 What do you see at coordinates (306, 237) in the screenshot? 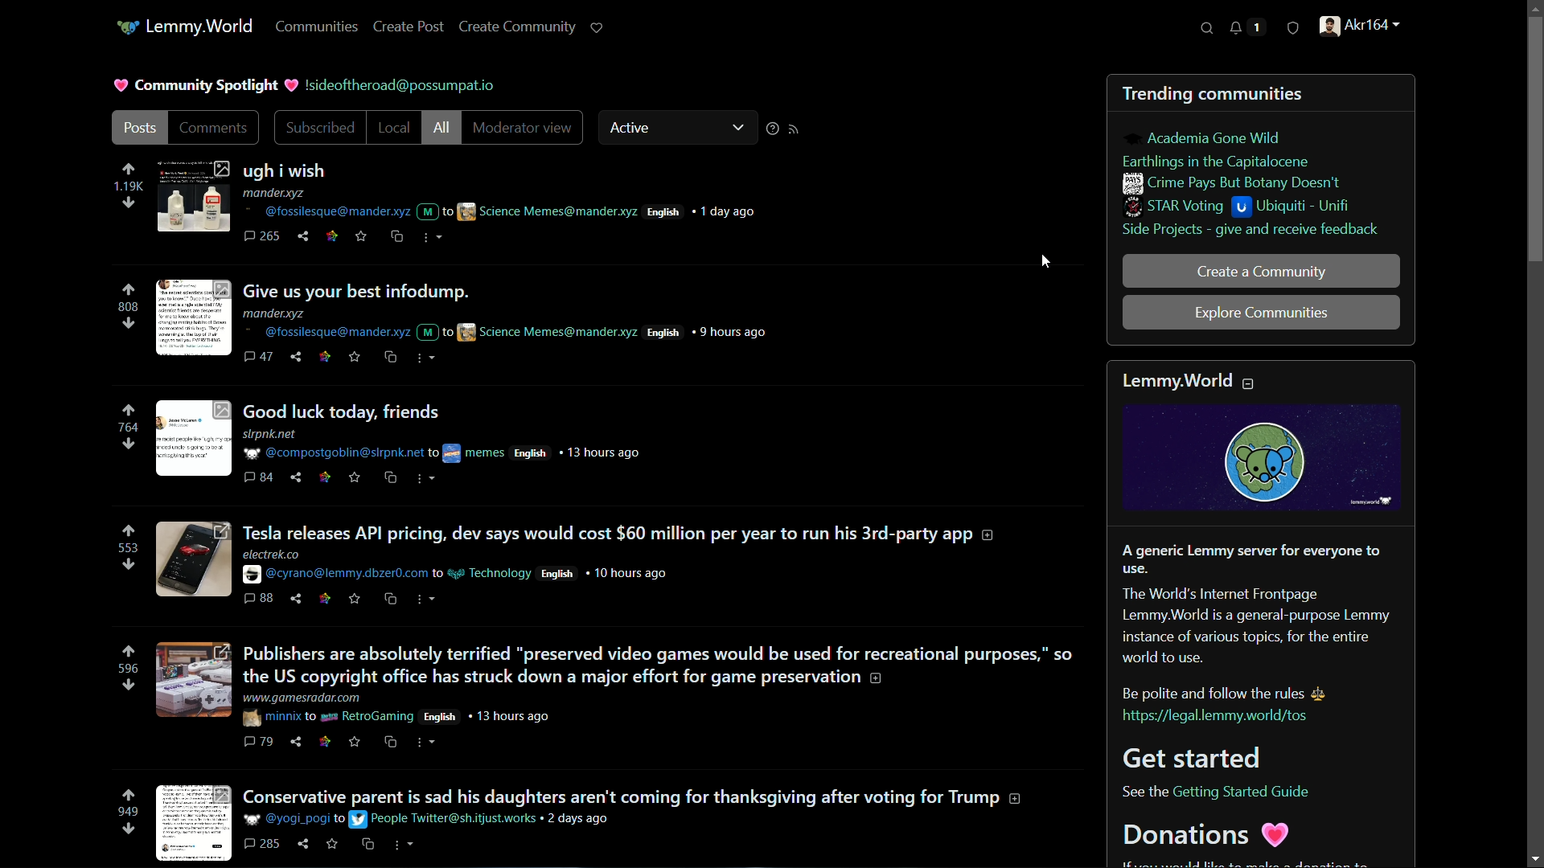
I see `share` at bounding box center [306, 237].